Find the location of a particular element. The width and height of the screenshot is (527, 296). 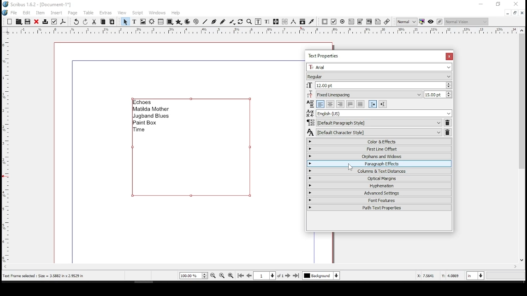

 is located at coordinates (311, 104).